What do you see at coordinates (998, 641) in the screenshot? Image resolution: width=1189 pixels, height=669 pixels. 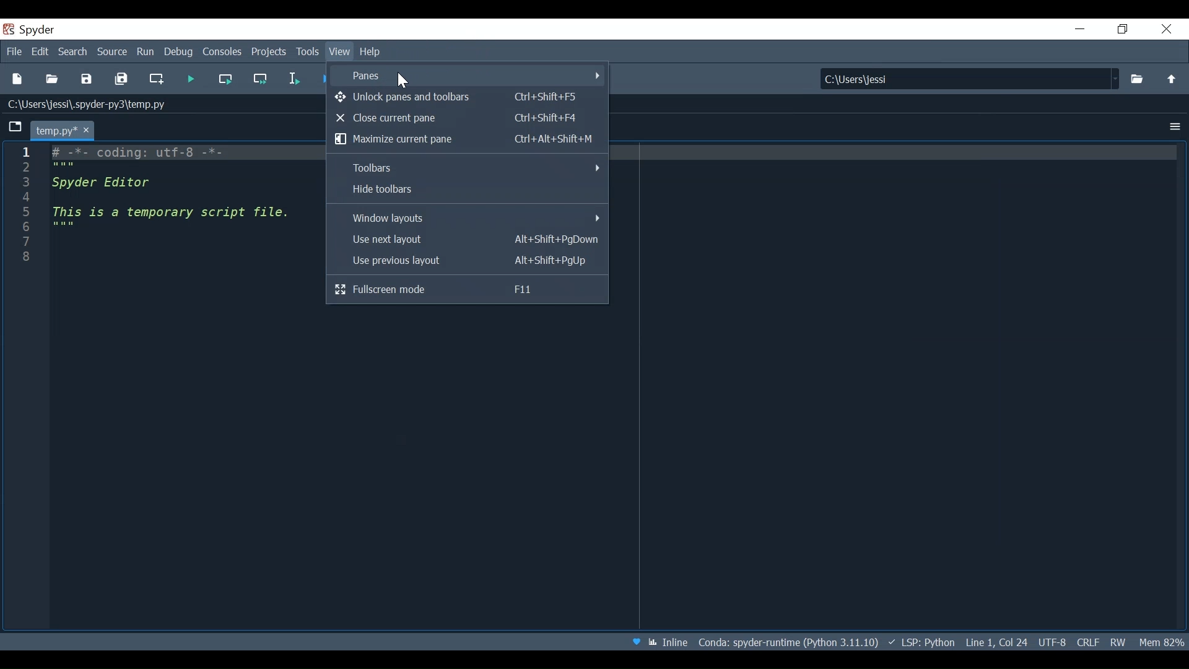 I see `Cursor Position` at bounding box center [998, 641].